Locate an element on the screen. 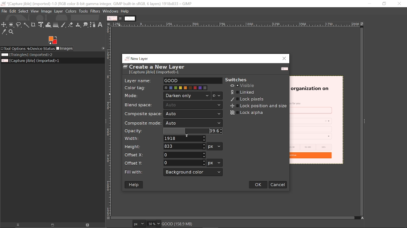 This screenshot has height=228, width=407. Zoom options is located at coordinates (159, 224).